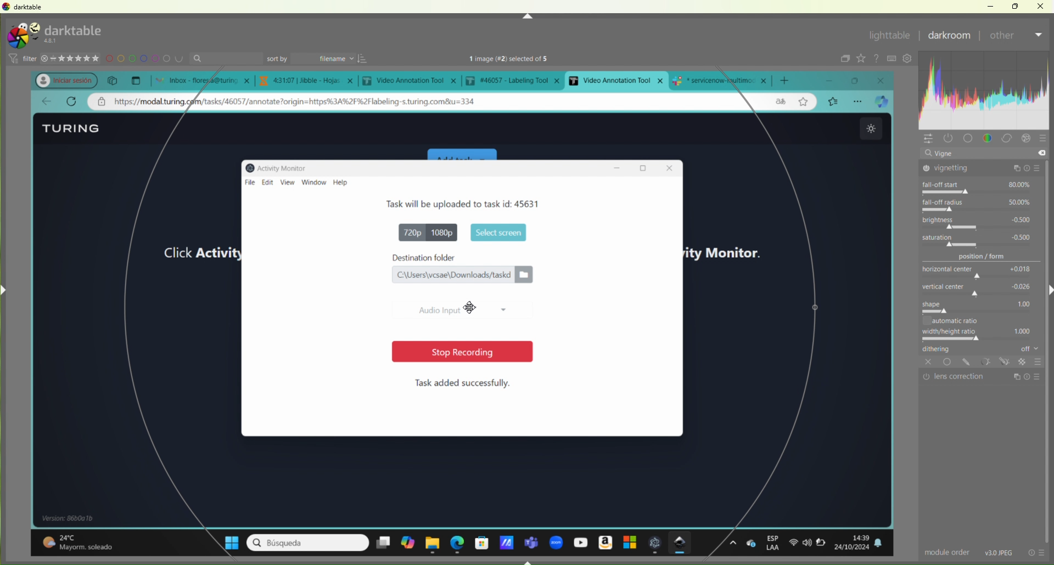 The image size is (1054, 565). What do you see at coordinates (267, 181) in the screenshot?
I see `edit` at bounding box center [267, 181].